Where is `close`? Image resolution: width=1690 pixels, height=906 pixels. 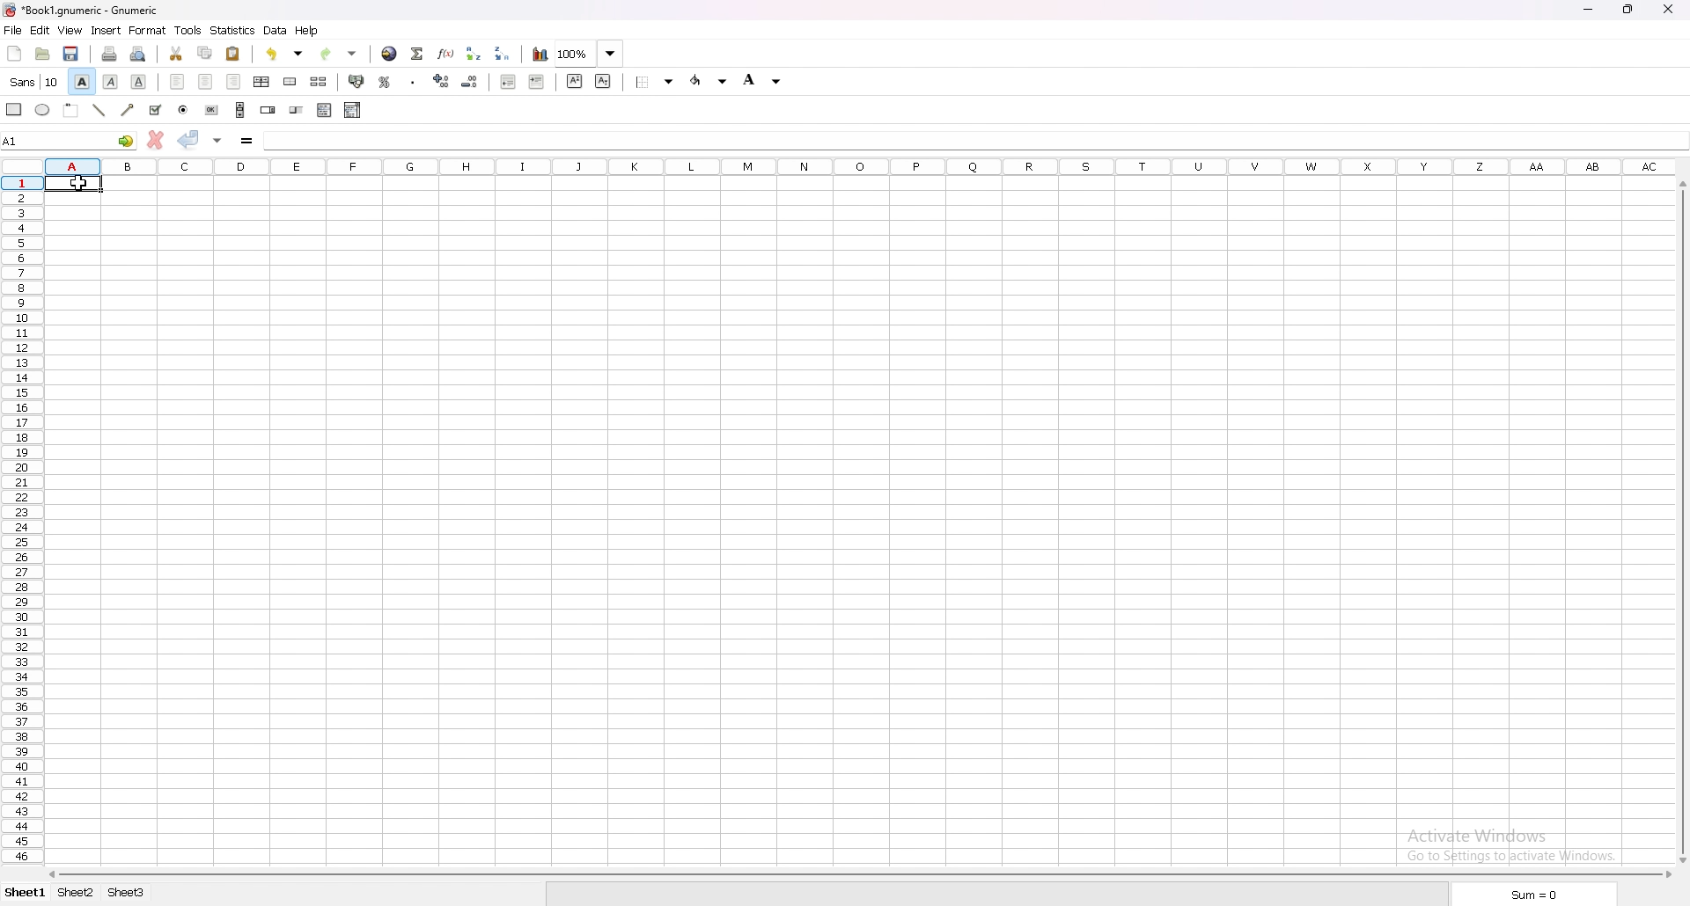 close is located at coordinates (1667, 8).